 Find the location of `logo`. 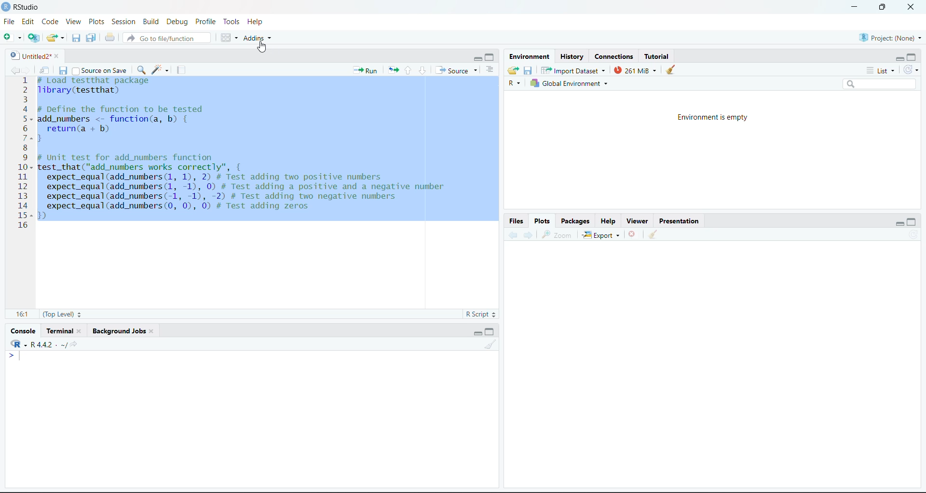

logo is located at coordinates (6, 7).